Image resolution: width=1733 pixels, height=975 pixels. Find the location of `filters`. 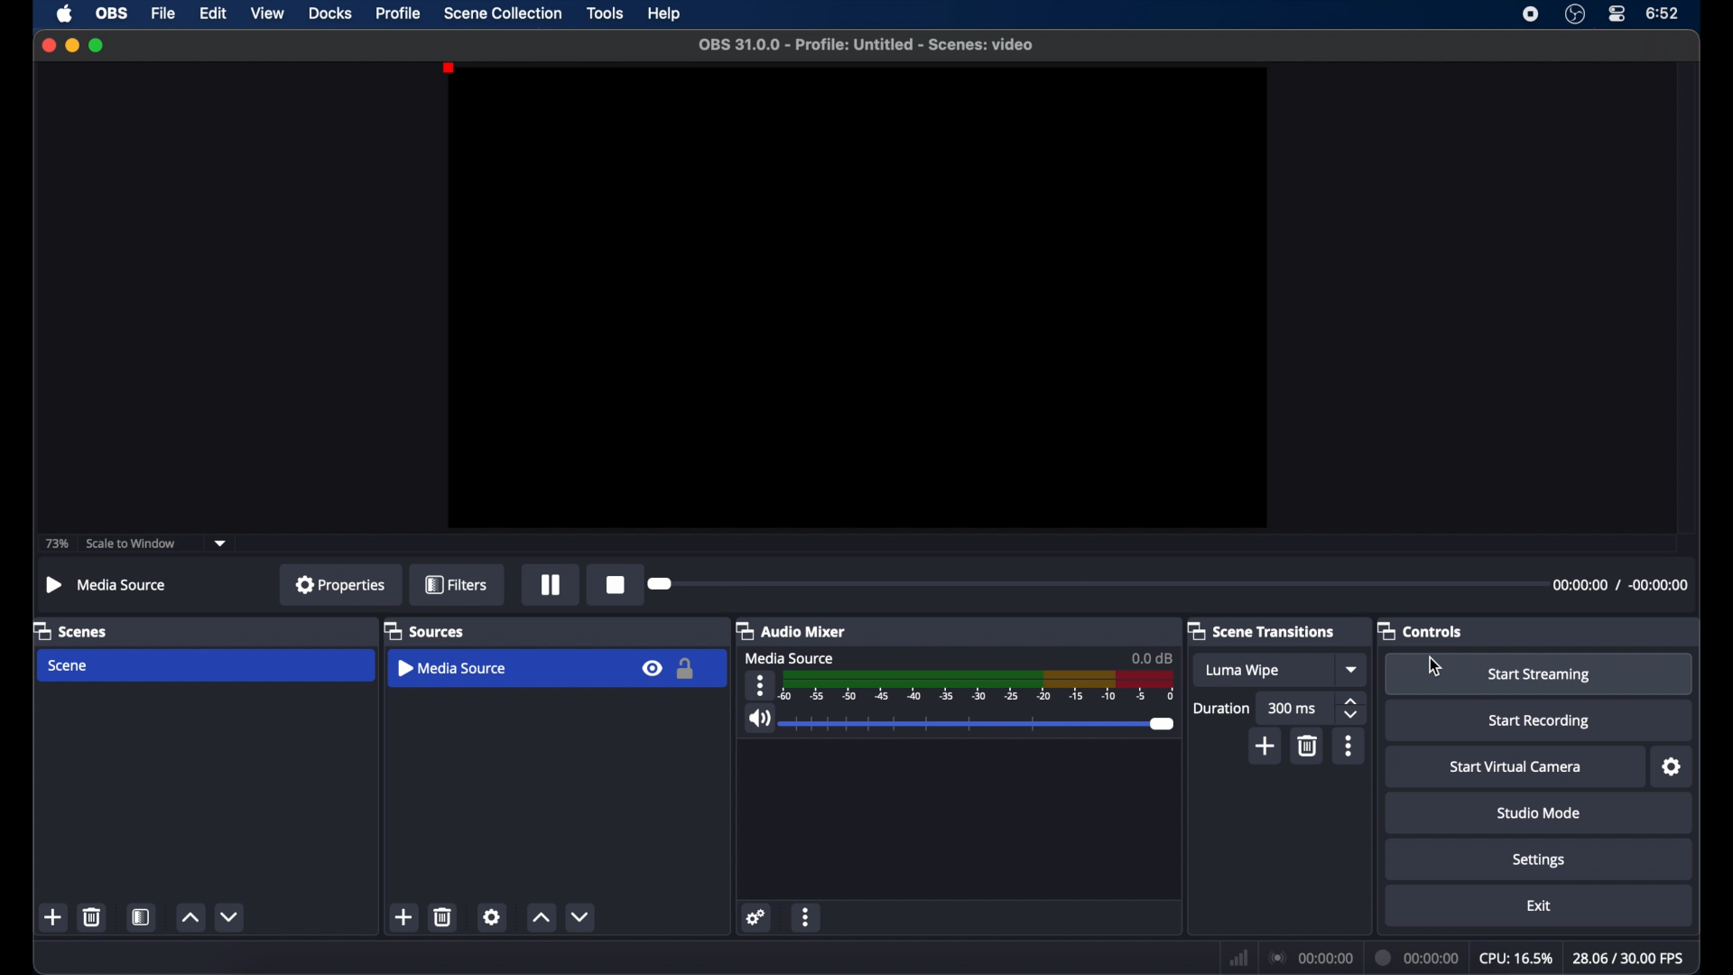

filters is located at coordinates (456, 585).